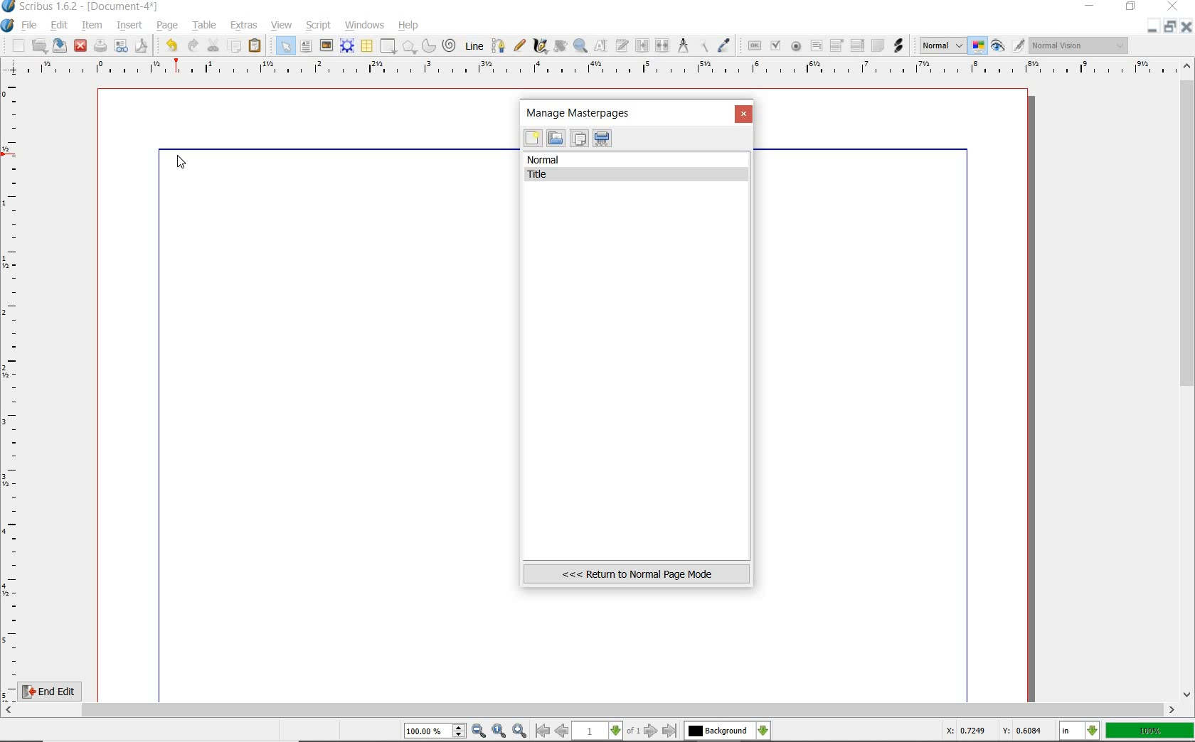  What do you see at coordinates (1132, 8) in the screenshot?
I see `restore` at bounding box center [1132, 8].